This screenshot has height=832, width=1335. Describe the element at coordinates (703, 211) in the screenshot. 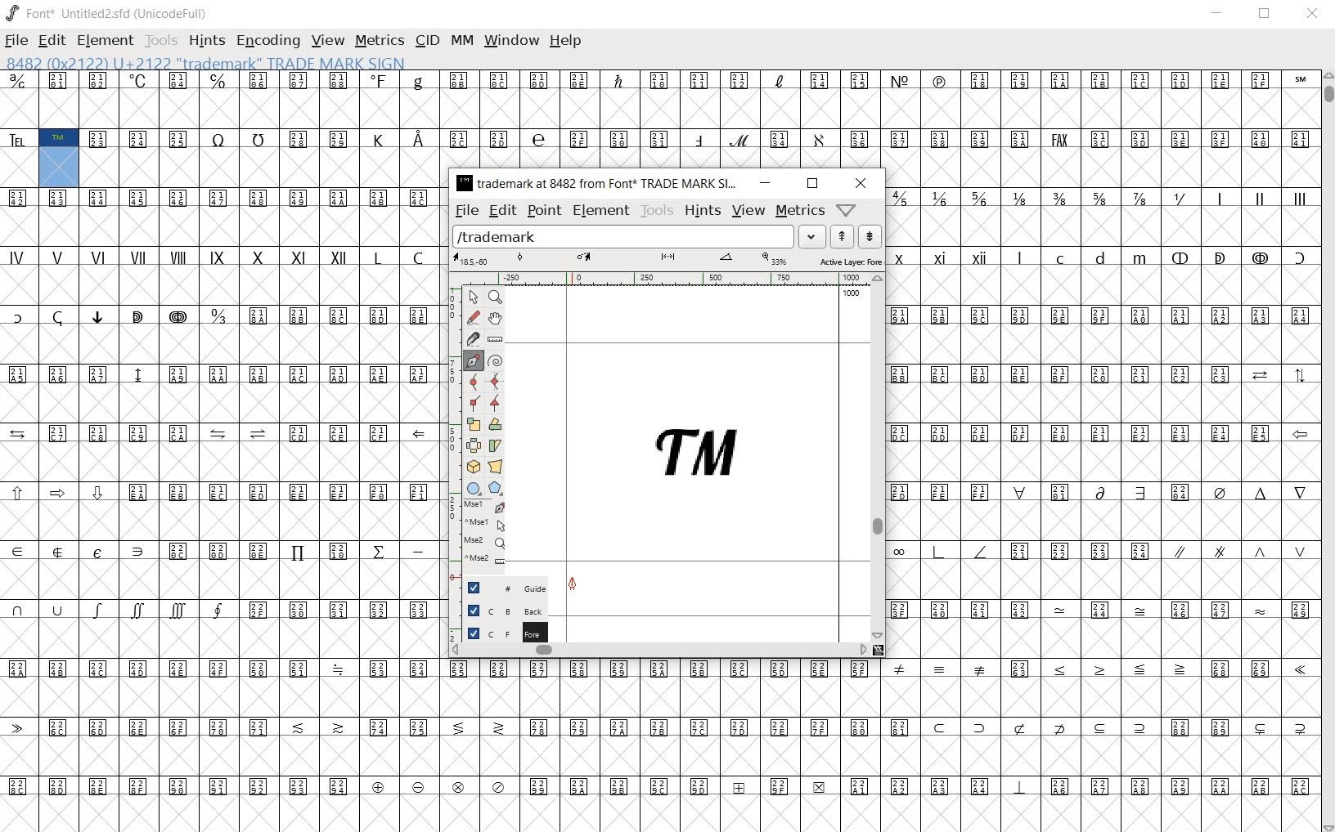

I see `hints` at that location.